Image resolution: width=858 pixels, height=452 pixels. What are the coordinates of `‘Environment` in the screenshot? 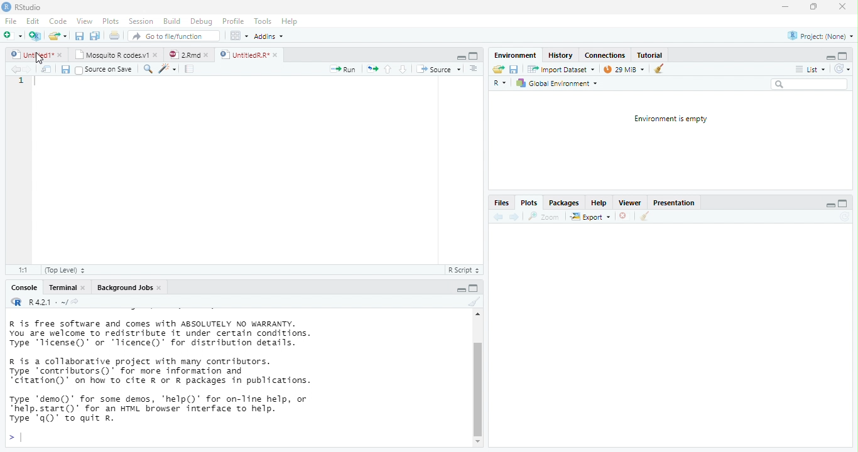 It's located at (514, 55).